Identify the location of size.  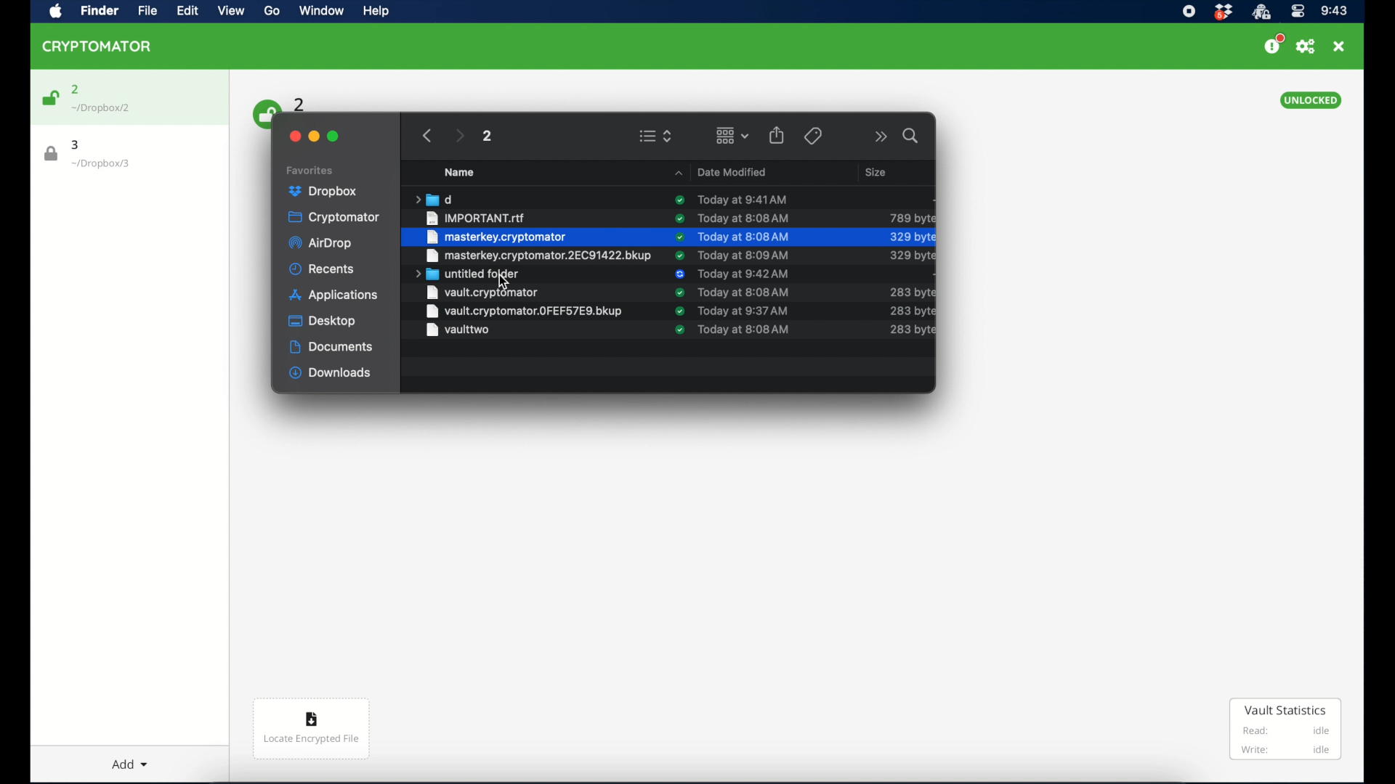
(911, 292).